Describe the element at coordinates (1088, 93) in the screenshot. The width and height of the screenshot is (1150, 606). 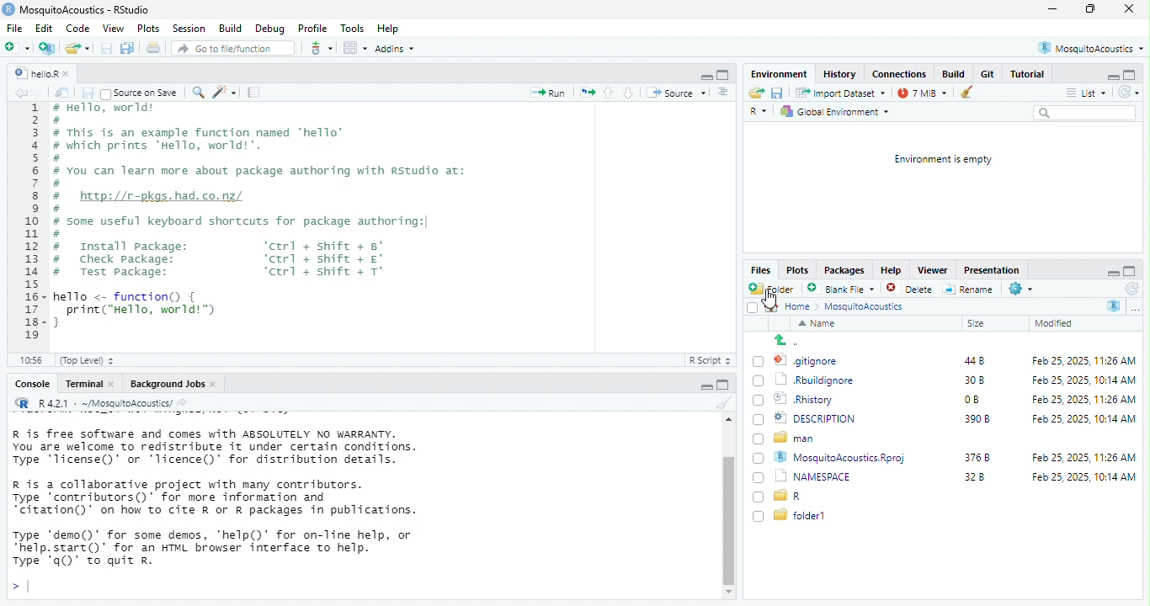
I see ` list` at that location.